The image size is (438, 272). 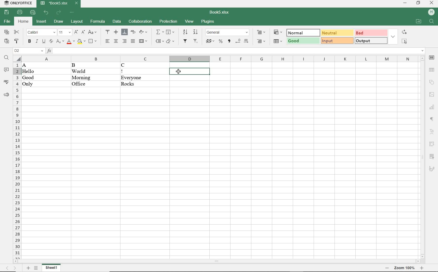 What do you see at coordinates (7, 32) in the screenshot?
I see `COPY` at bounding box center [7, 32].